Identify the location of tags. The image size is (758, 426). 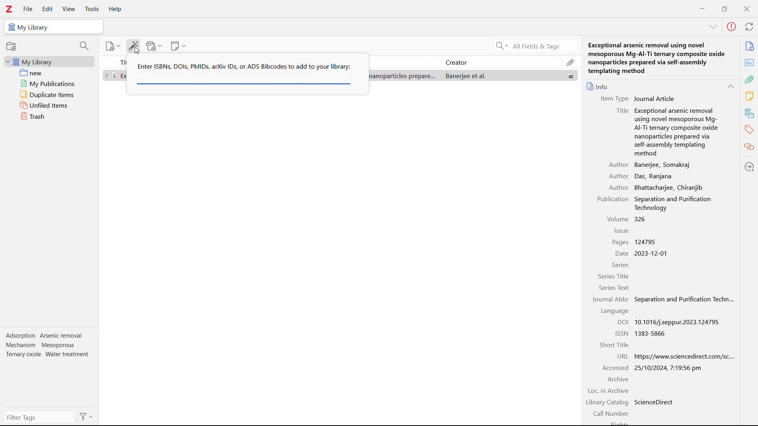
(48, 347).